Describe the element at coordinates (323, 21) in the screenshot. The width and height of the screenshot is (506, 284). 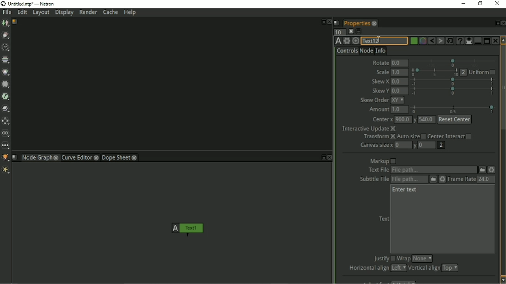
I see `Float pane` at that location.